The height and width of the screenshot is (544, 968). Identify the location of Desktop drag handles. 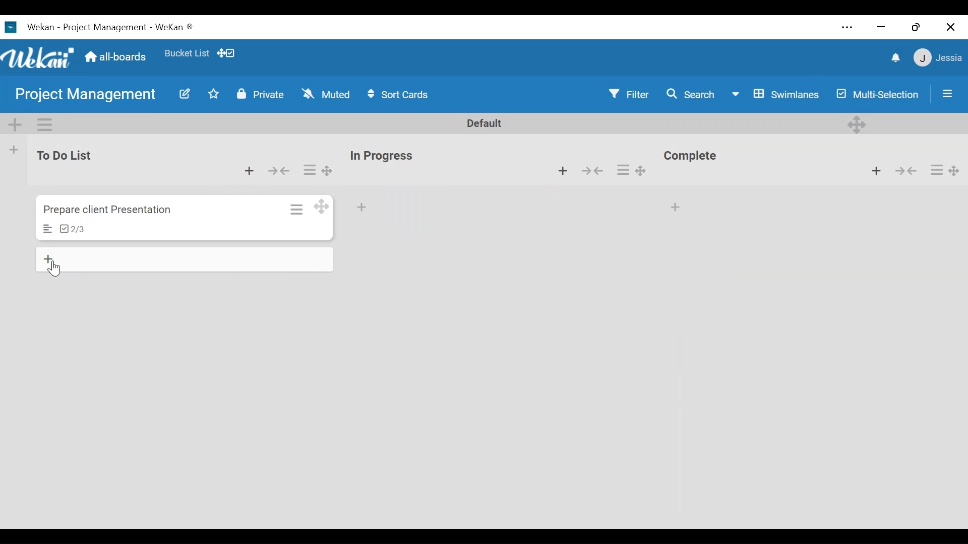
(858, 123).